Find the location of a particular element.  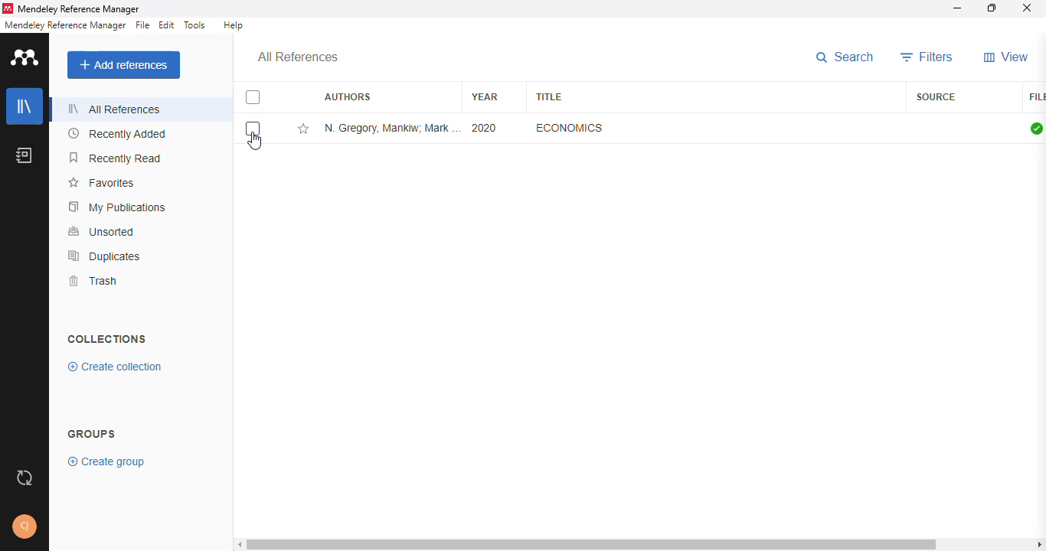

authors is located at coordinates (348, 96).